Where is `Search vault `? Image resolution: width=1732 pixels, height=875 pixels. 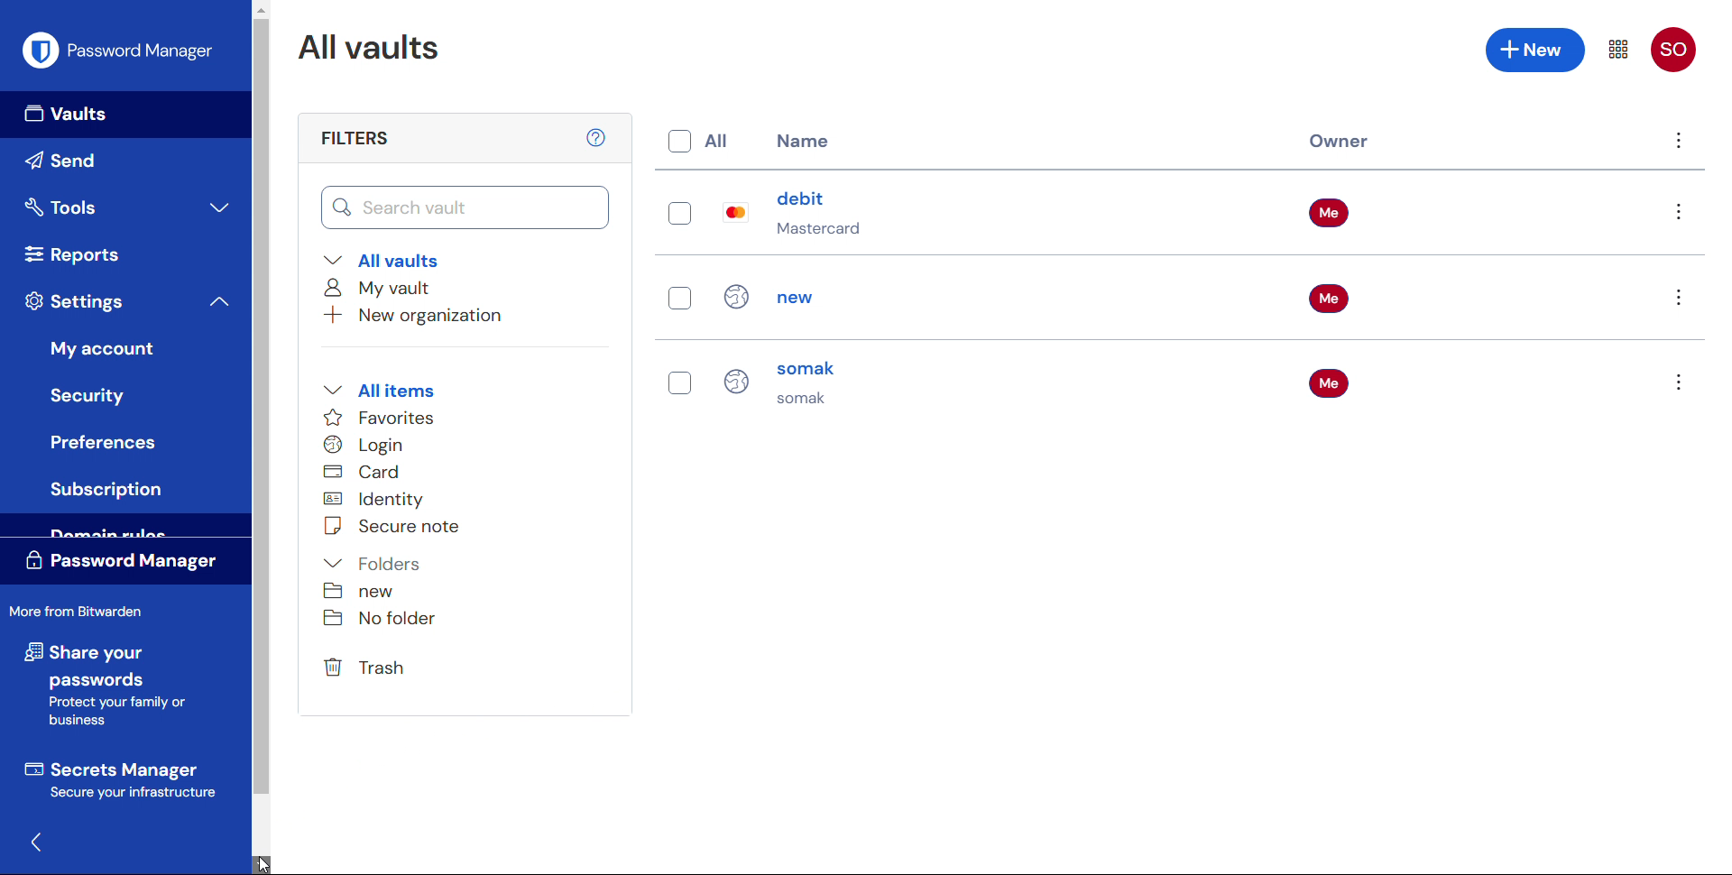 Search vault  is located at coordinates (463, 207).